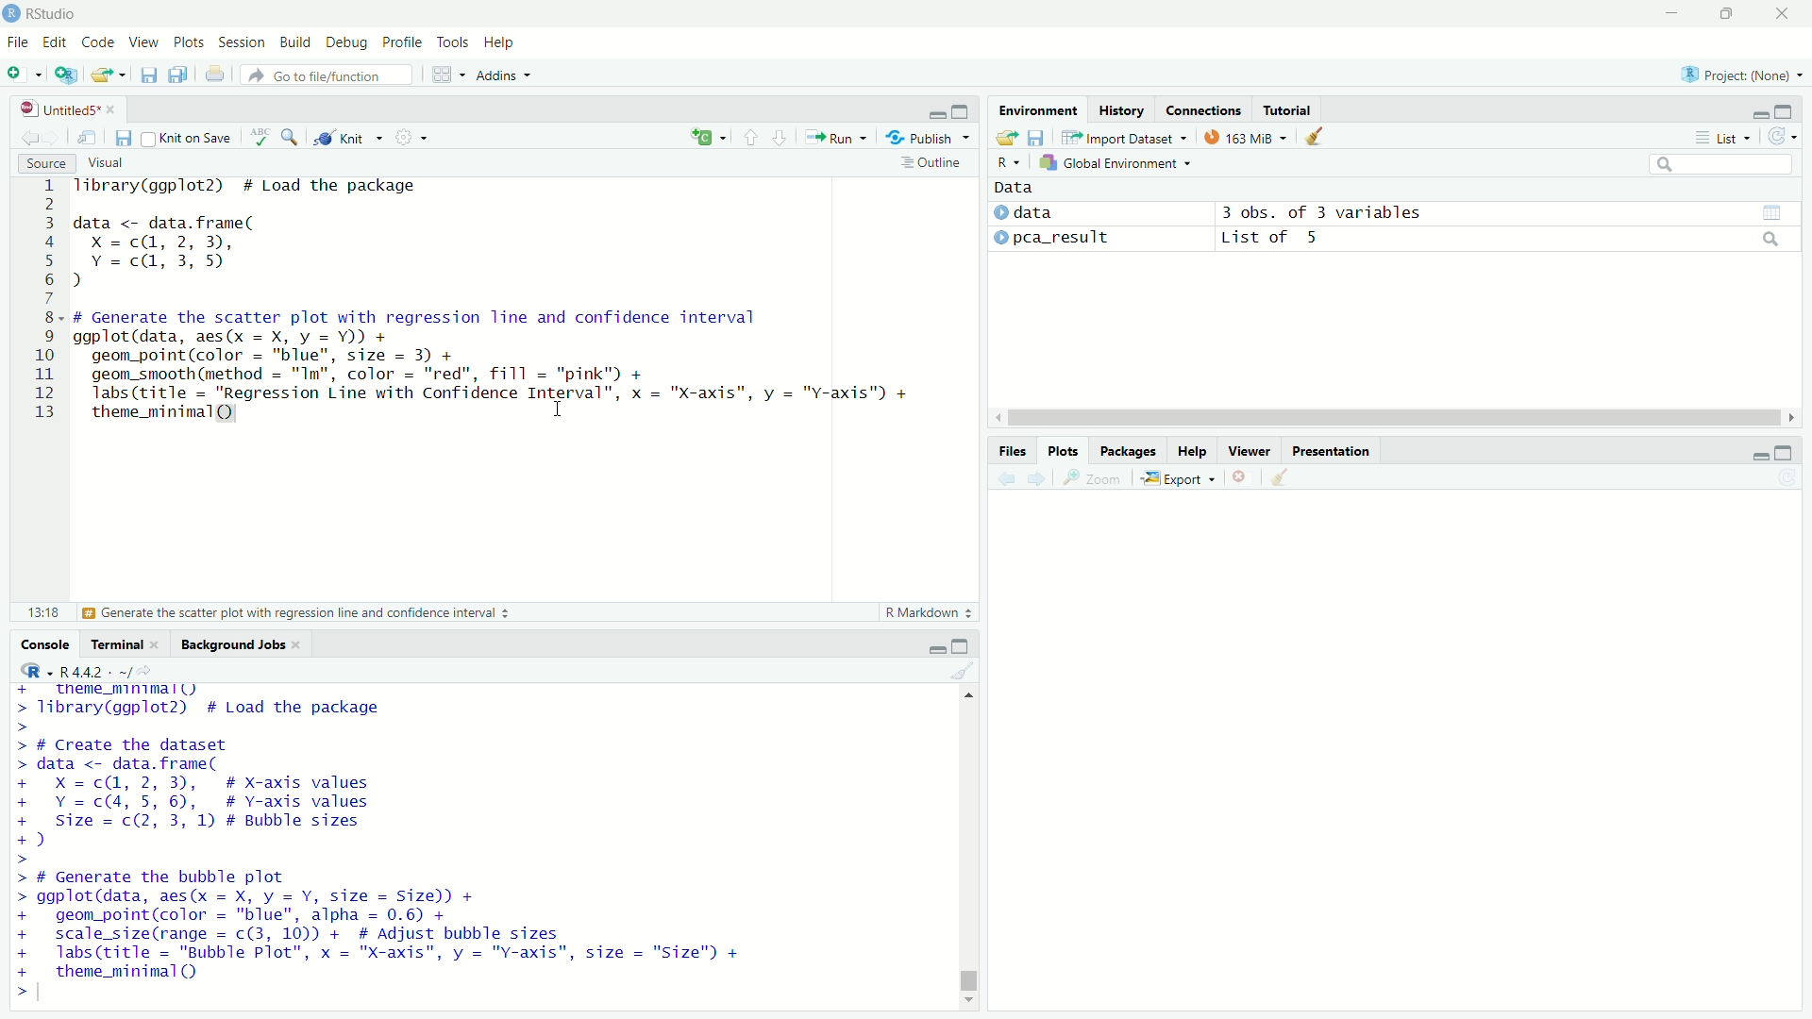  What do you see at coordinates (963, 110) in the screenshot?
I see `expand` at bounding box center [963, 110].